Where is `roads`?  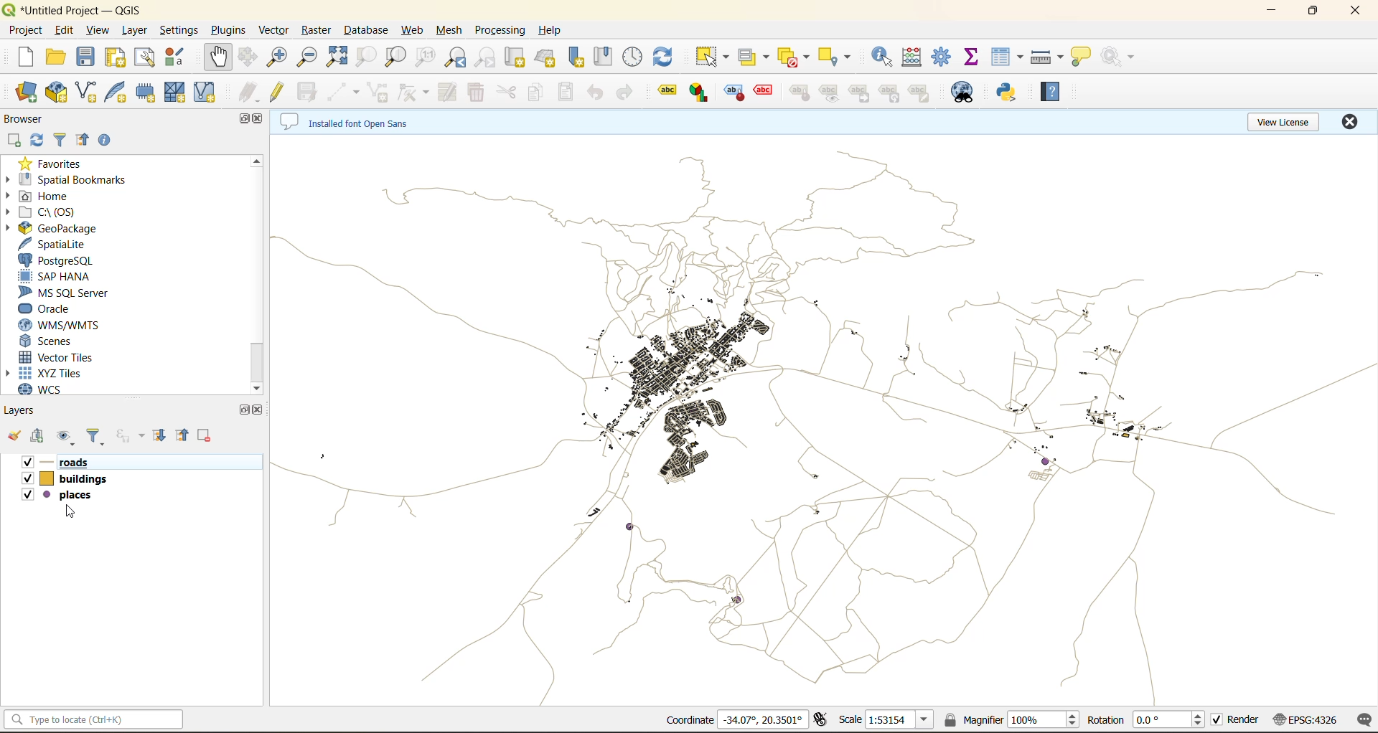
roads is located at coordinates (69, 463).